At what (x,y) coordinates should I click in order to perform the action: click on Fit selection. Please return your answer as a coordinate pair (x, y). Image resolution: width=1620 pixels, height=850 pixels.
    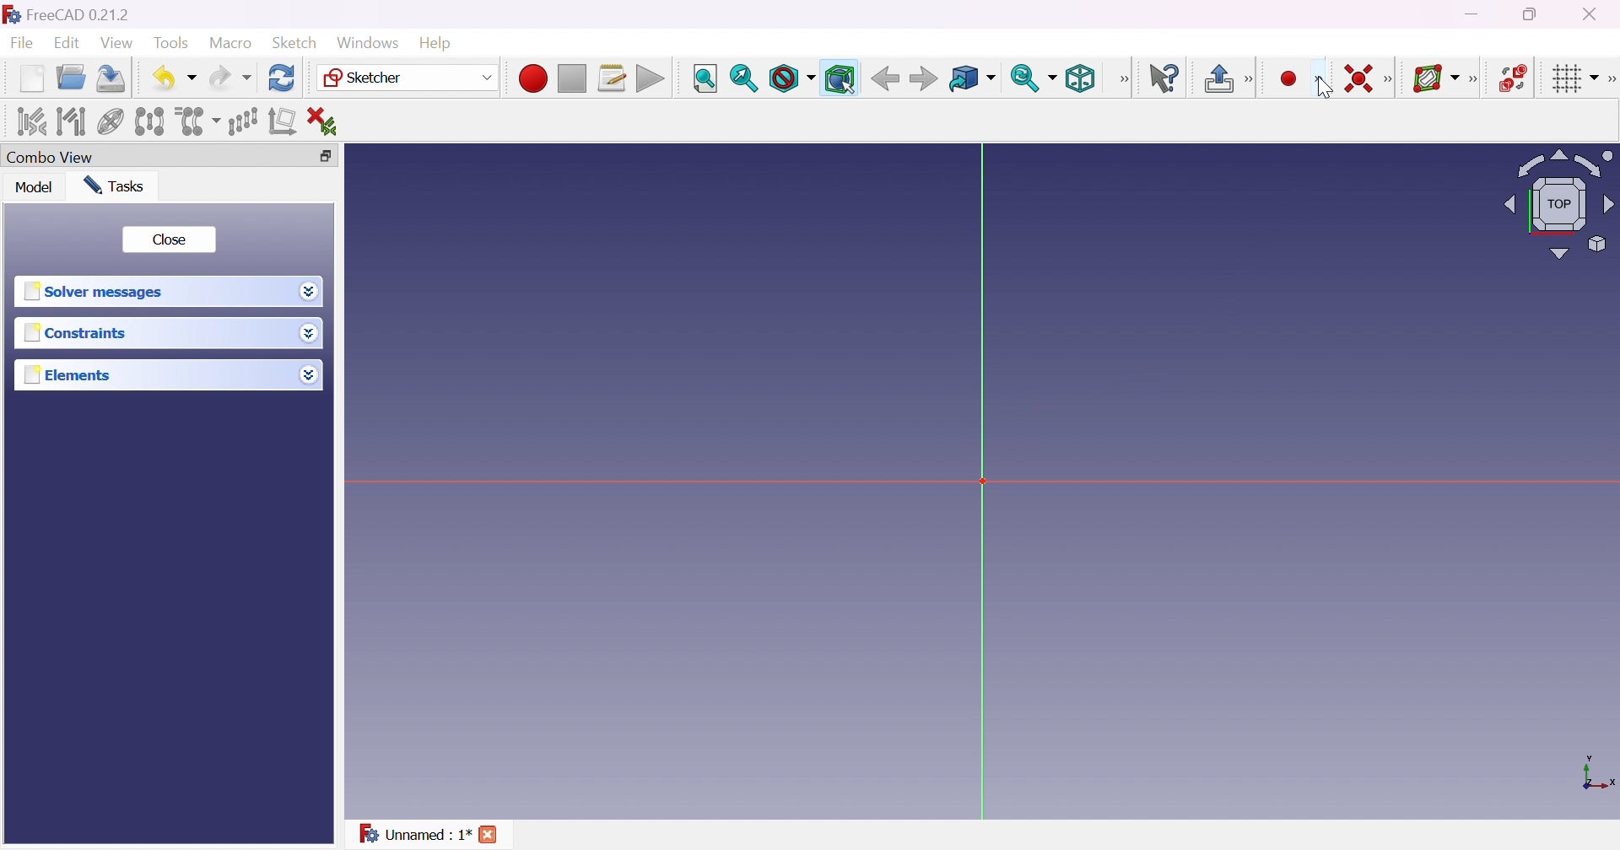
    Looking at the image, I should click on (742, 79).